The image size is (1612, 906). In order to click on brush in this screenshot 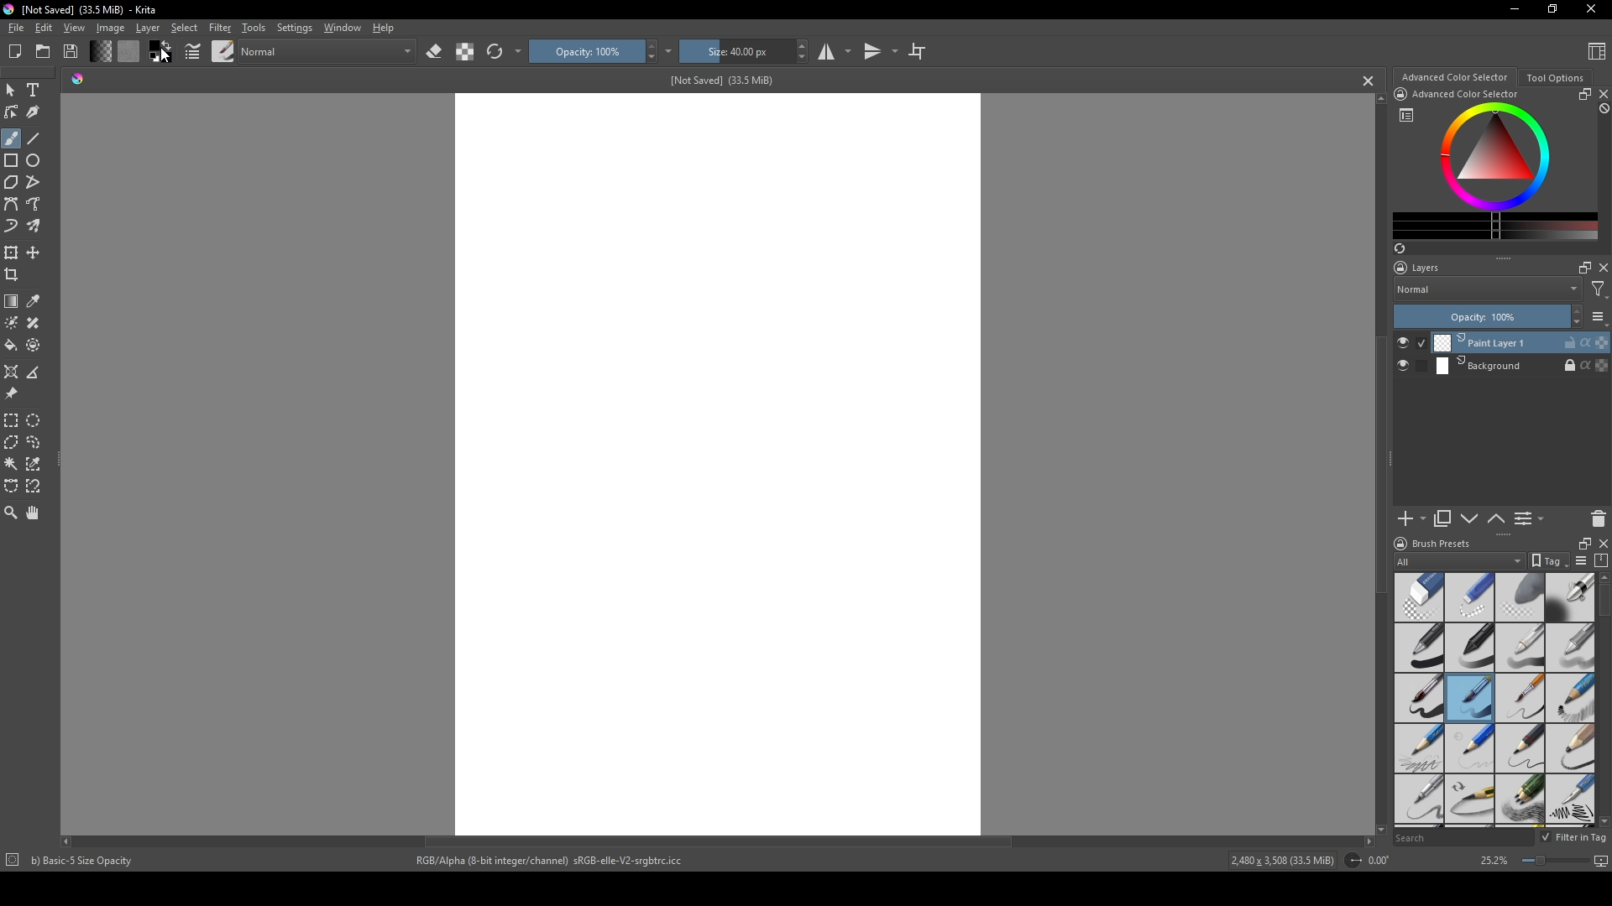, I will do `click(223, 50)`.